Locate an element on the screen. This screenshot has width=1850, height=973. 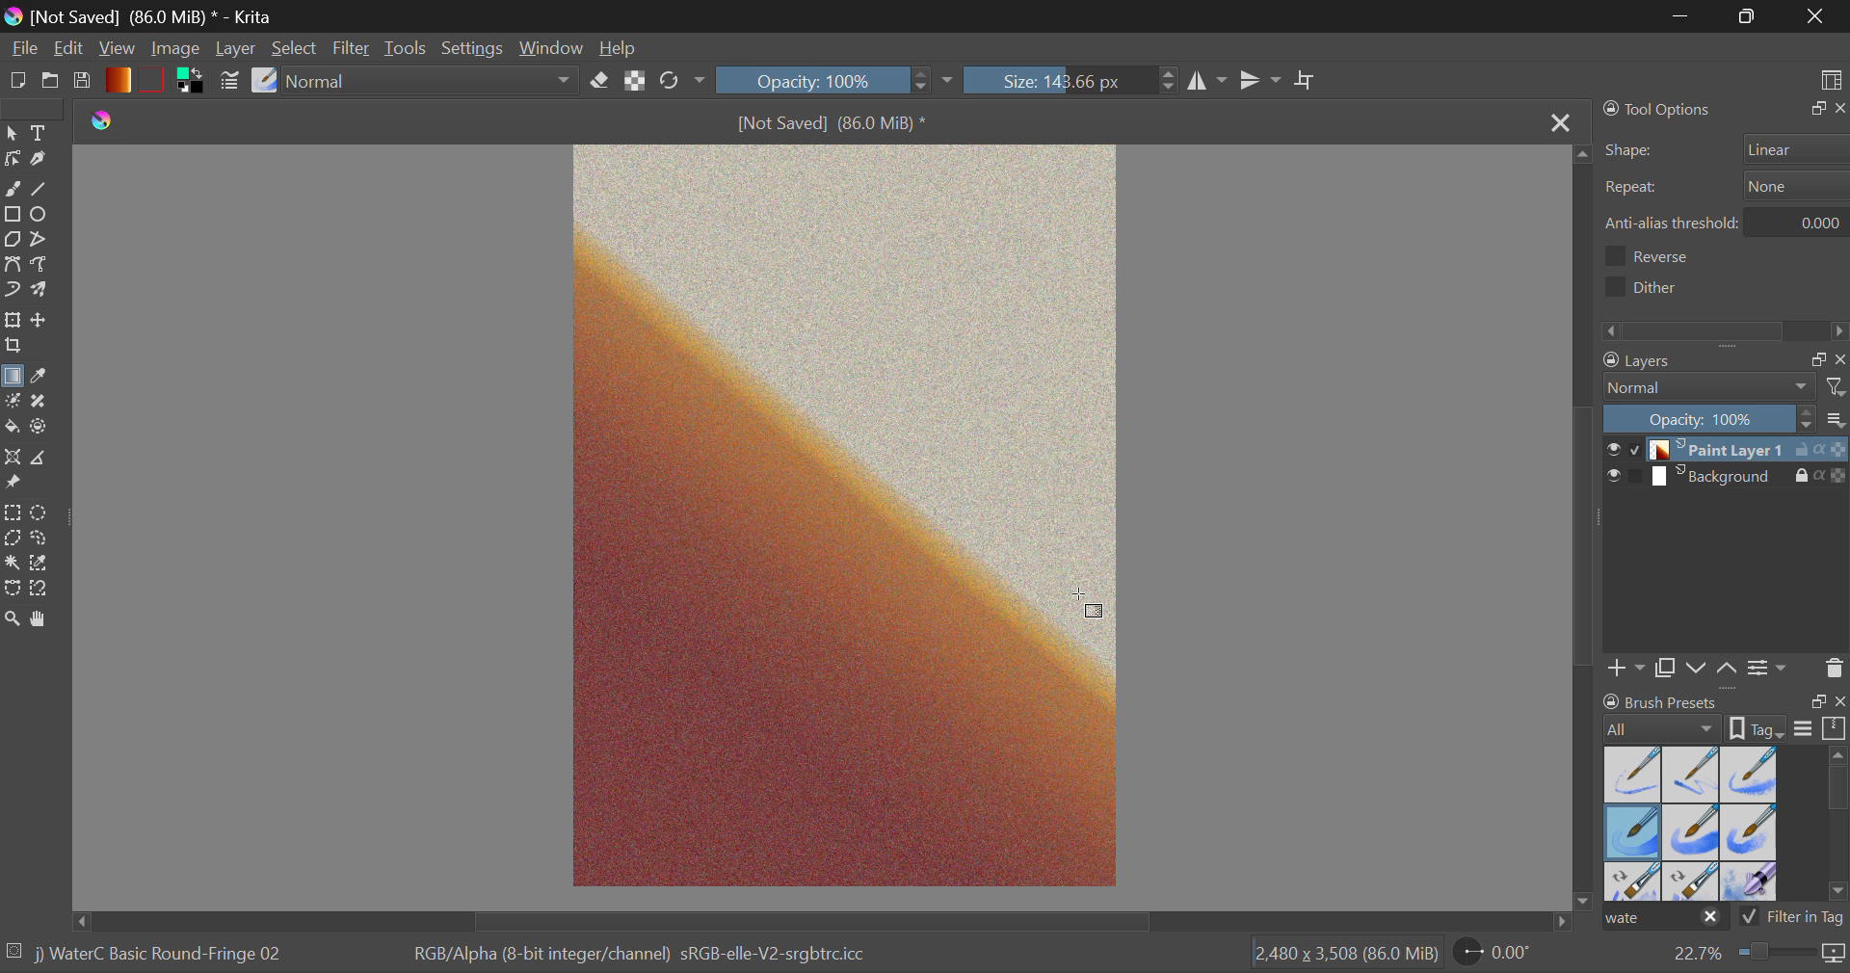
lock is located at coordinates (1805, 477).